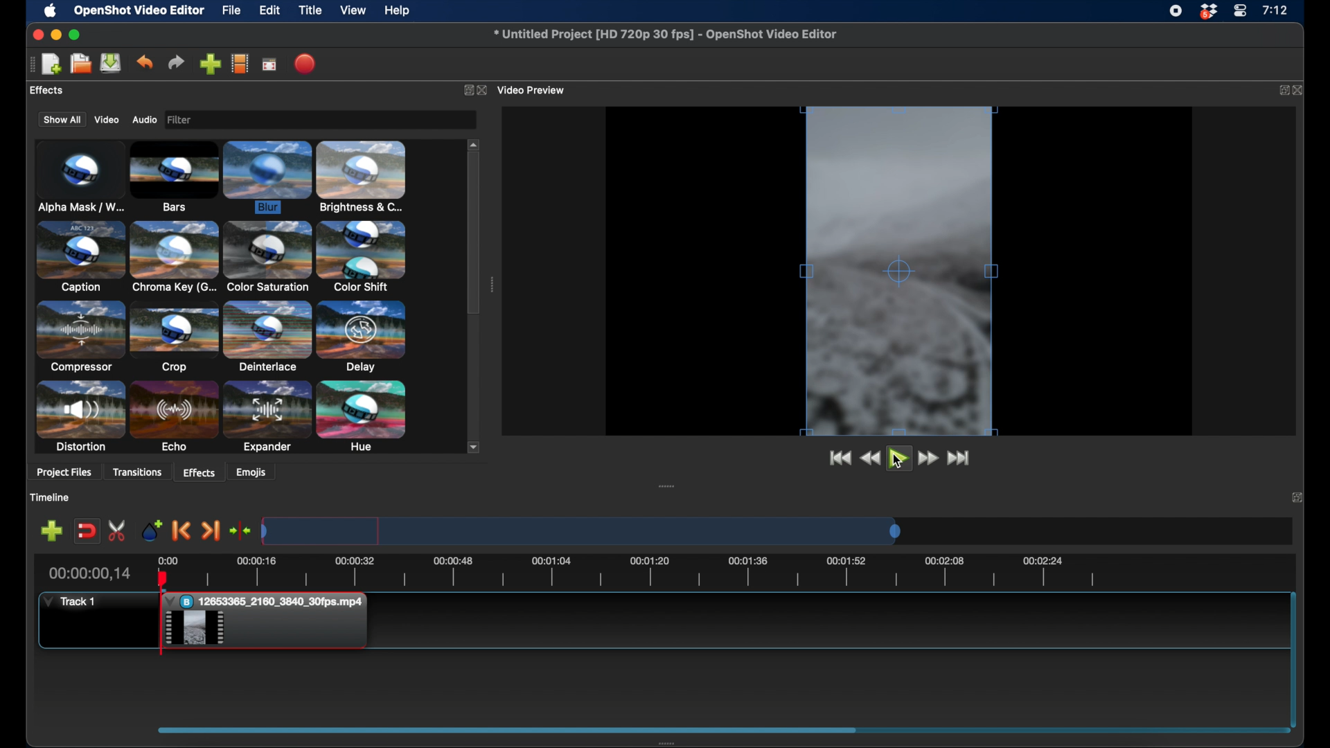 The width and height of the screenshot is (1330, 748). Describe the element at coordinates (195, 629) in the screenshot. I see `Cursor` at that location.